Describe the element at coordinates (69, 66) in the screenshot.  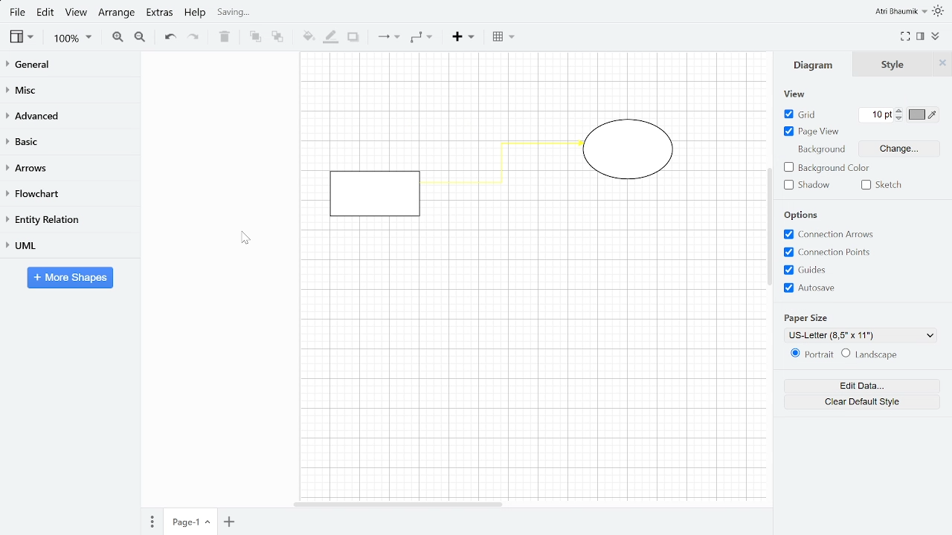
I see `General` at that location.